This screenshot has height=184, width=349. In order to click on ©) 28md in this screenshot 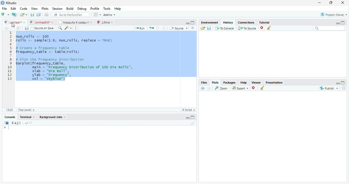, I will do `click(105, 22)`.